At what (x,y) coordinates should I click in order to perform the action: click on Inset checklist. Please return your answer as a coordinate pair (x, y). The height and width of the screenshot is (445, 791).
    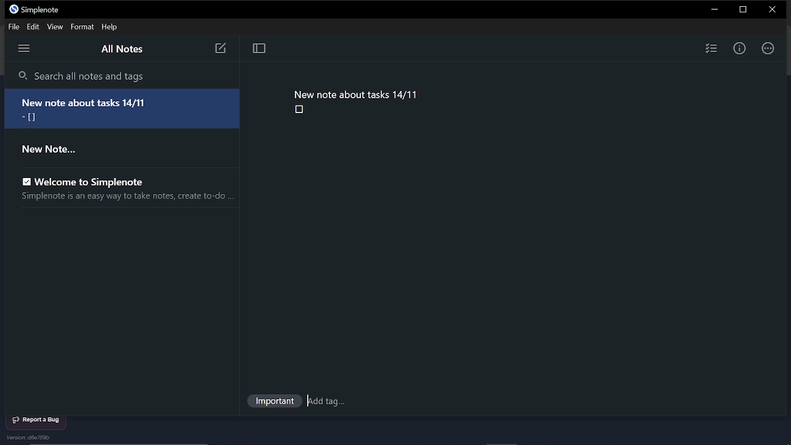
    Looking at the image, I should click on (711, 49).